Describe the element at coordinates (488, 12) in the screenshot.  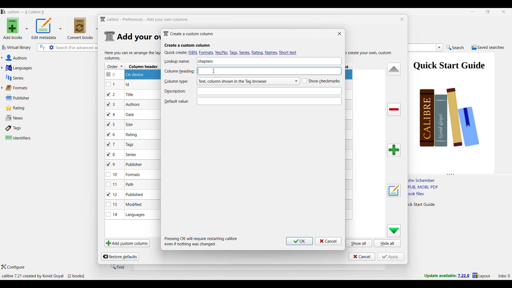
I see `Show interface in a smaller tab` at that location.